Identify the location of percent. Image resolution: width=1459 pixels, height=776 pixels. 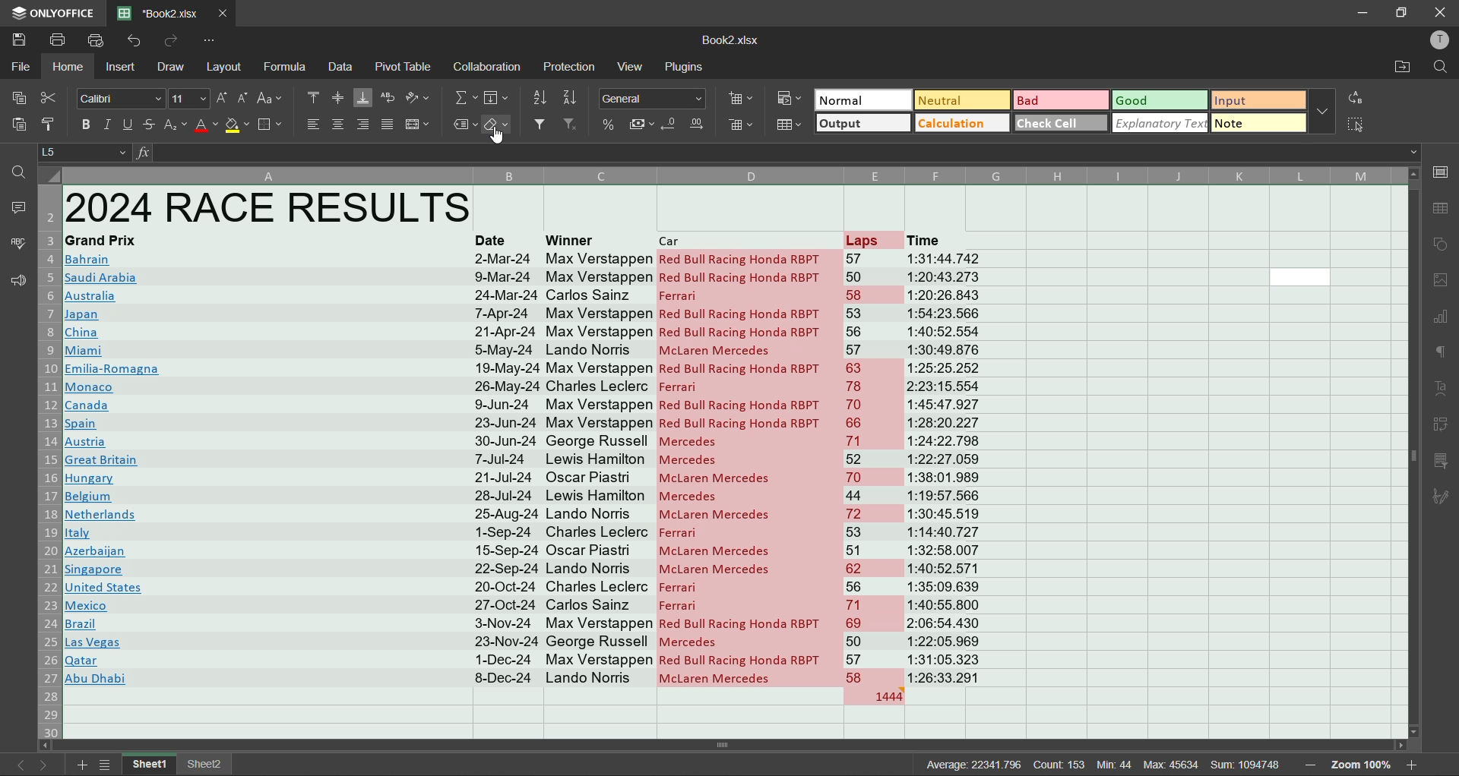
(608, 125).